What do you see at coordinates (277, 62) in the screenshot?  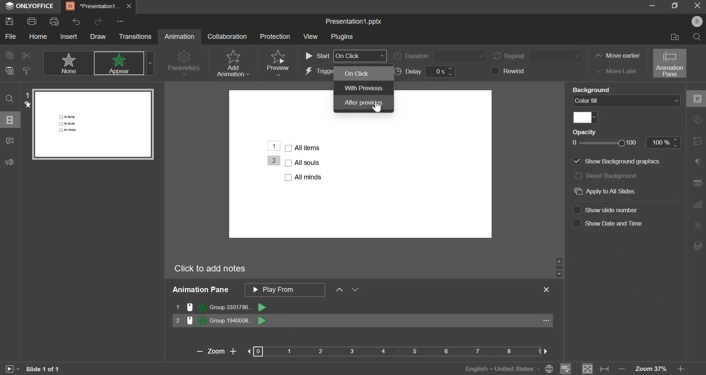 I see `preview` at bounding box center [277, 62].